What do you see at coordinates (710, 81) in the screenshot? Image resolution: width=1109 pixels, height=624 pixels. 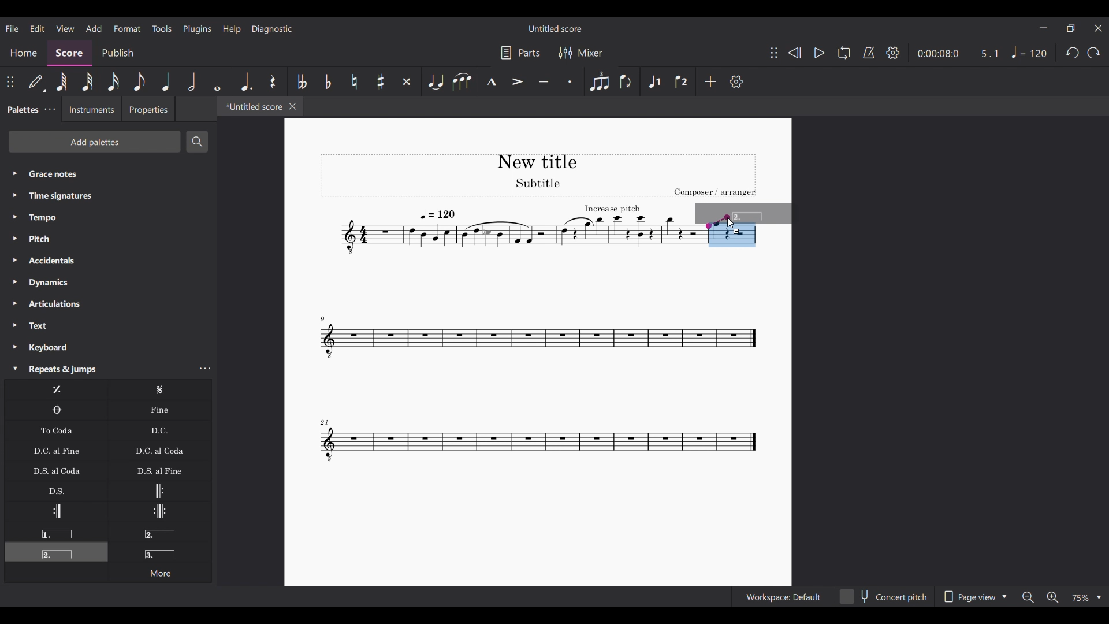 I see `Add` at bounding box center [710, 81].